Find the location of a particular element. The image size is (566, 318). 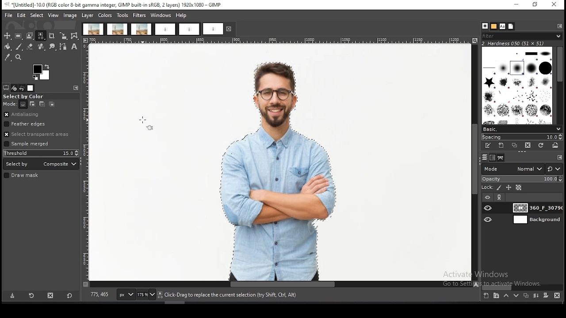

paths tool is located at coordinates (64, 47).